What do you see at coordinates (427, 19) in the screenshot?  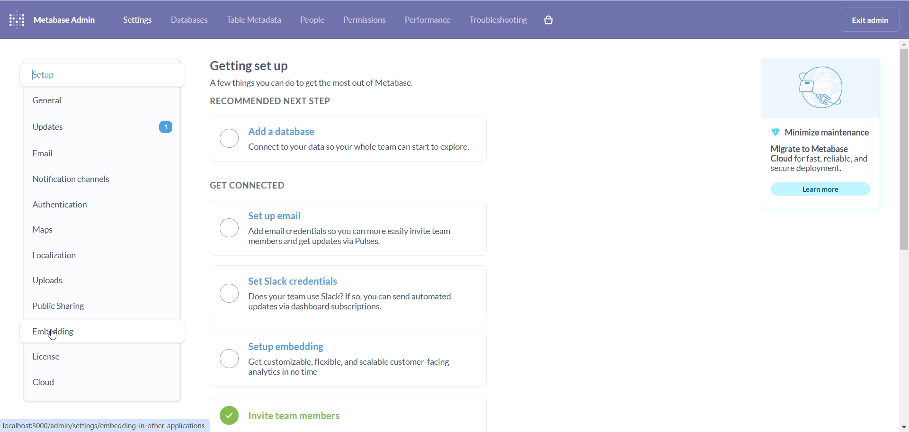 I see `performance` at bounding box center [427, 19].